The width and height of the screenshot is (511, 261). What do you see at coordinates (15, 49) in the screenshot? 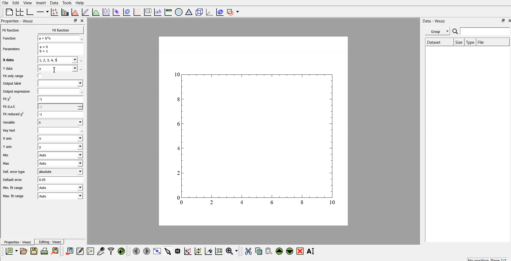
I see `Parameters` at bounding box center [15, 49].